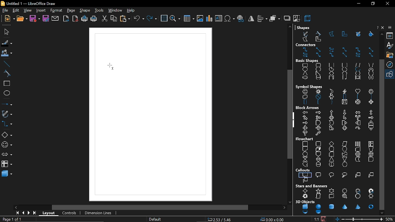 This screenshot has height=222, width=395. What do you see at coordinates (6, 63) in the screenshot?
I see `line` at bounding box center [6, 63].